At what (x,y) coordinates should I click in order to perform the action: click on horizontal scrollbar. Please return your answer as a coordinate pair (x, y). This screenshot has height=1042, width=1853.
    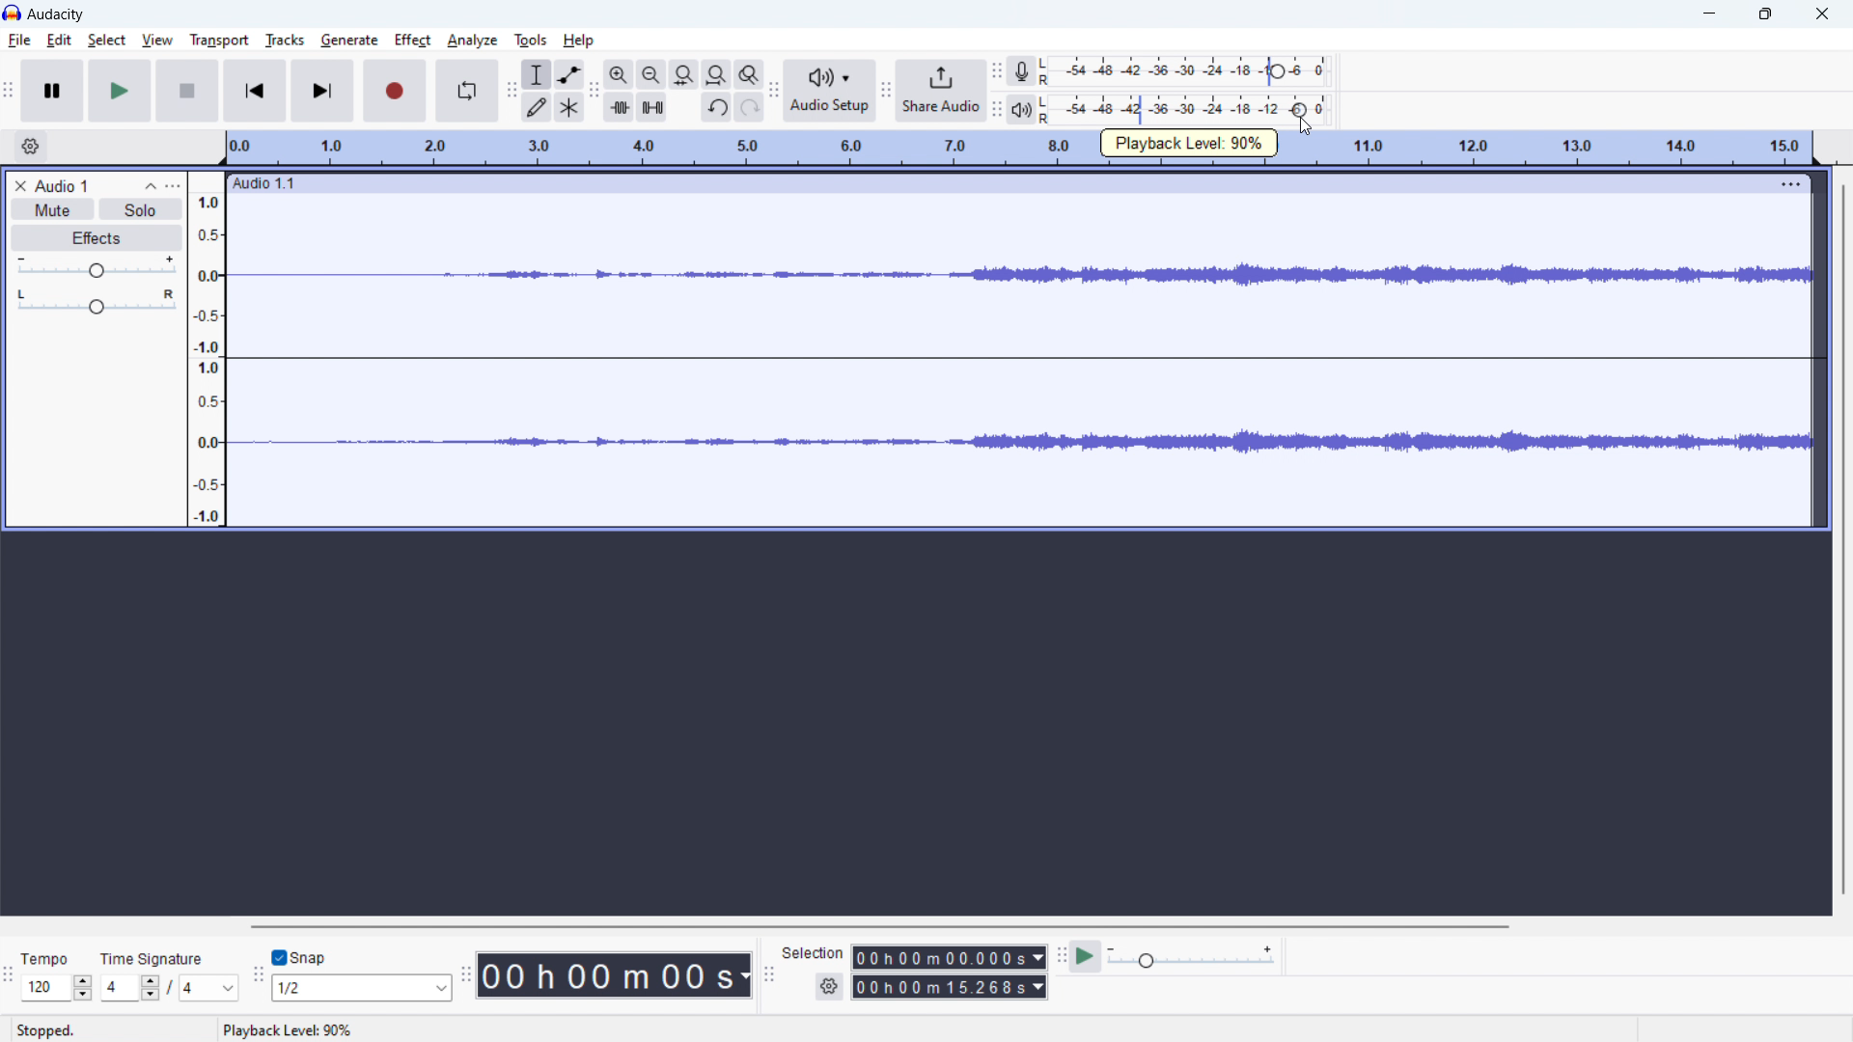
    Looking at the image, I should click on (874, 925).